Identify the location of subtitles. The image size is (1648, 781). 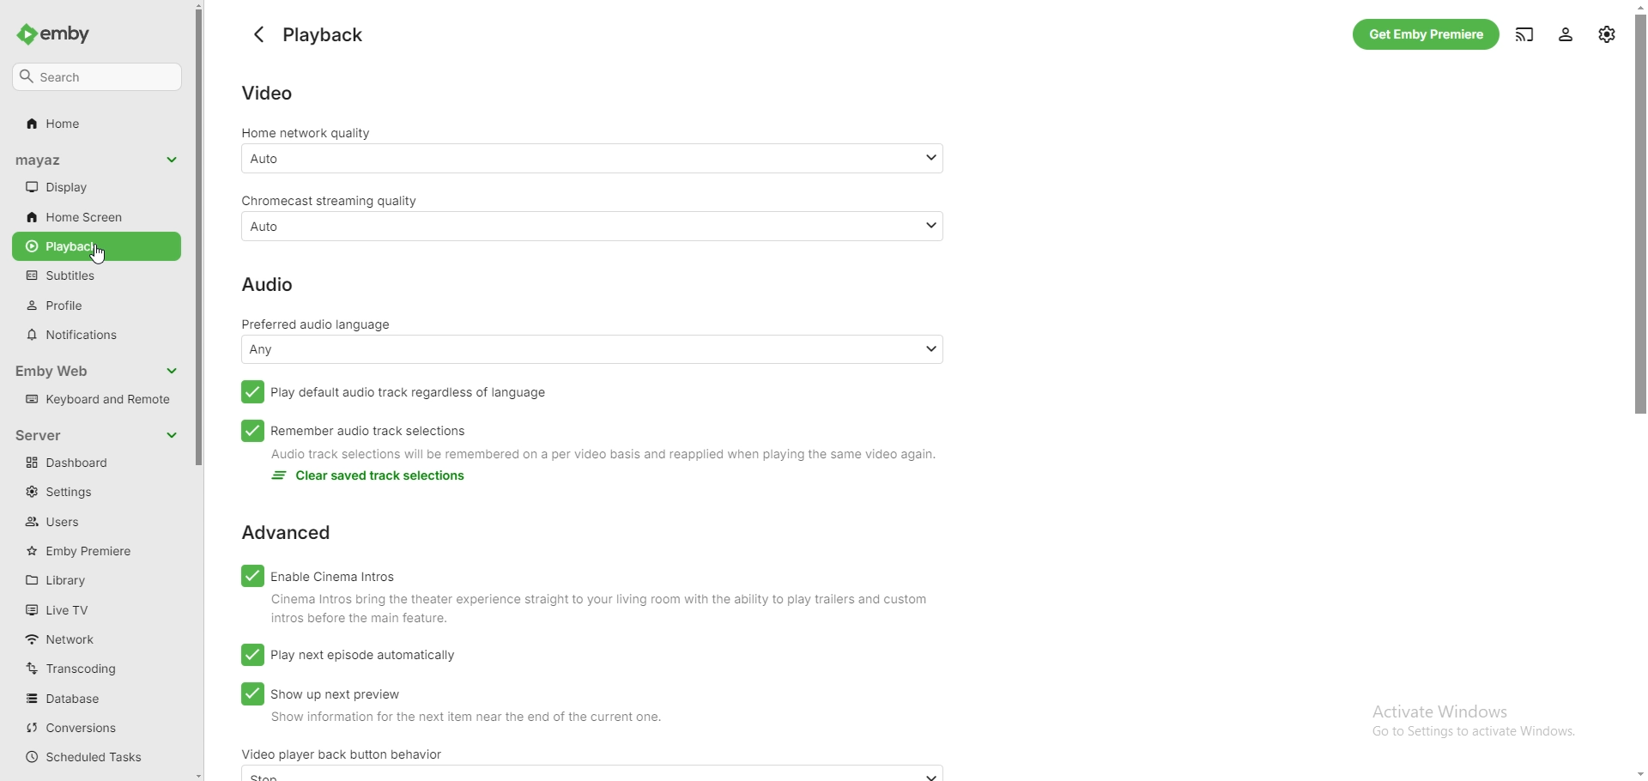
(93, 275).